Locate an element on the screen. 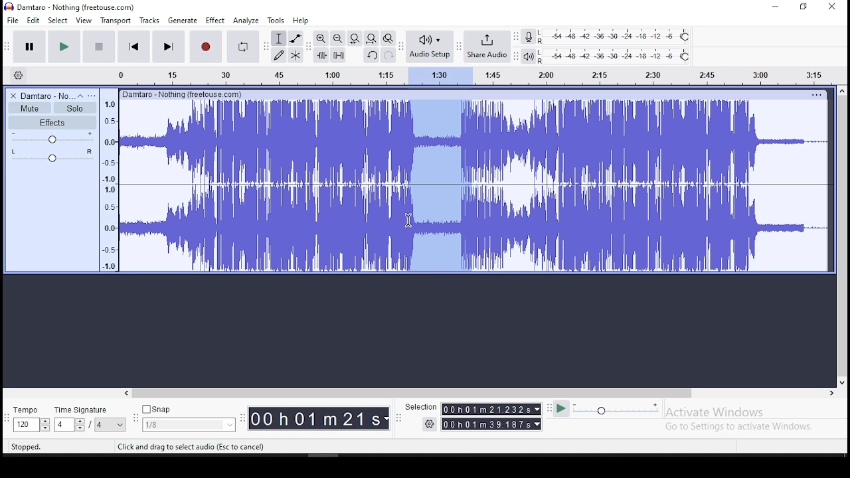 This screenshot has height=478, width=850. drop down is located at coordinates (539, 424).